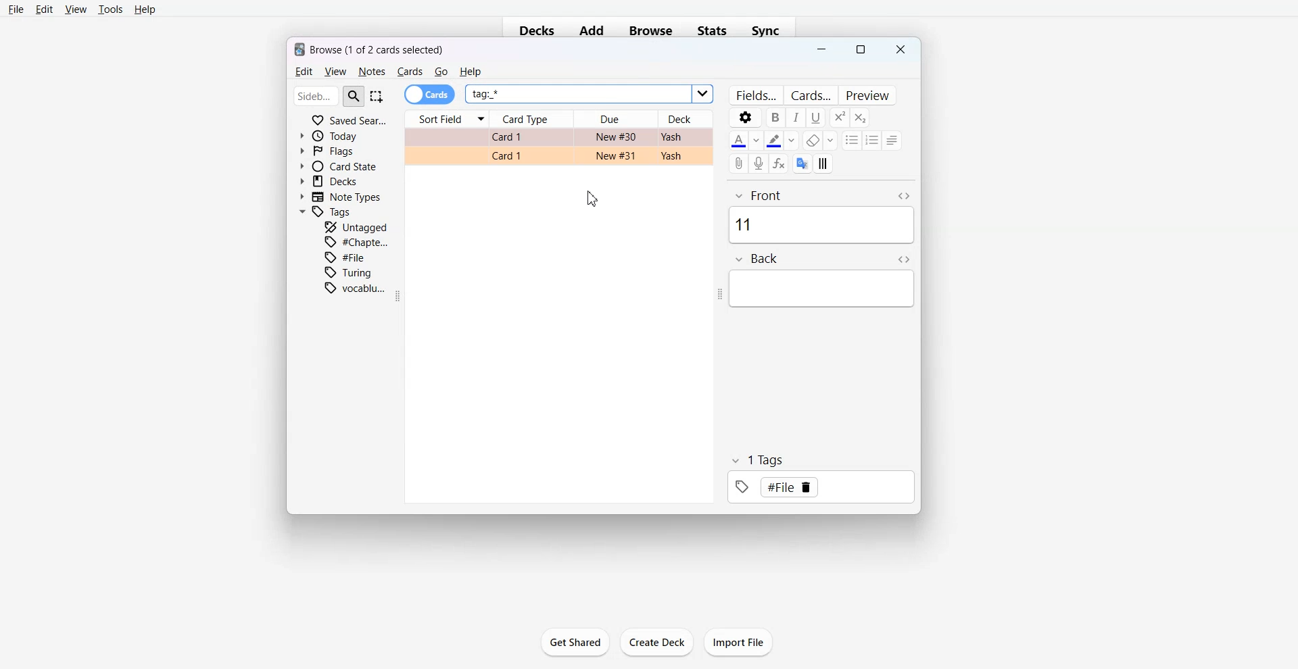 Image resolution: width=1298 pixels, height=669 pixels. What do you see at coordinates (616, 119) in the screenshot?
I see `Due` at bounding box center [616, 119].